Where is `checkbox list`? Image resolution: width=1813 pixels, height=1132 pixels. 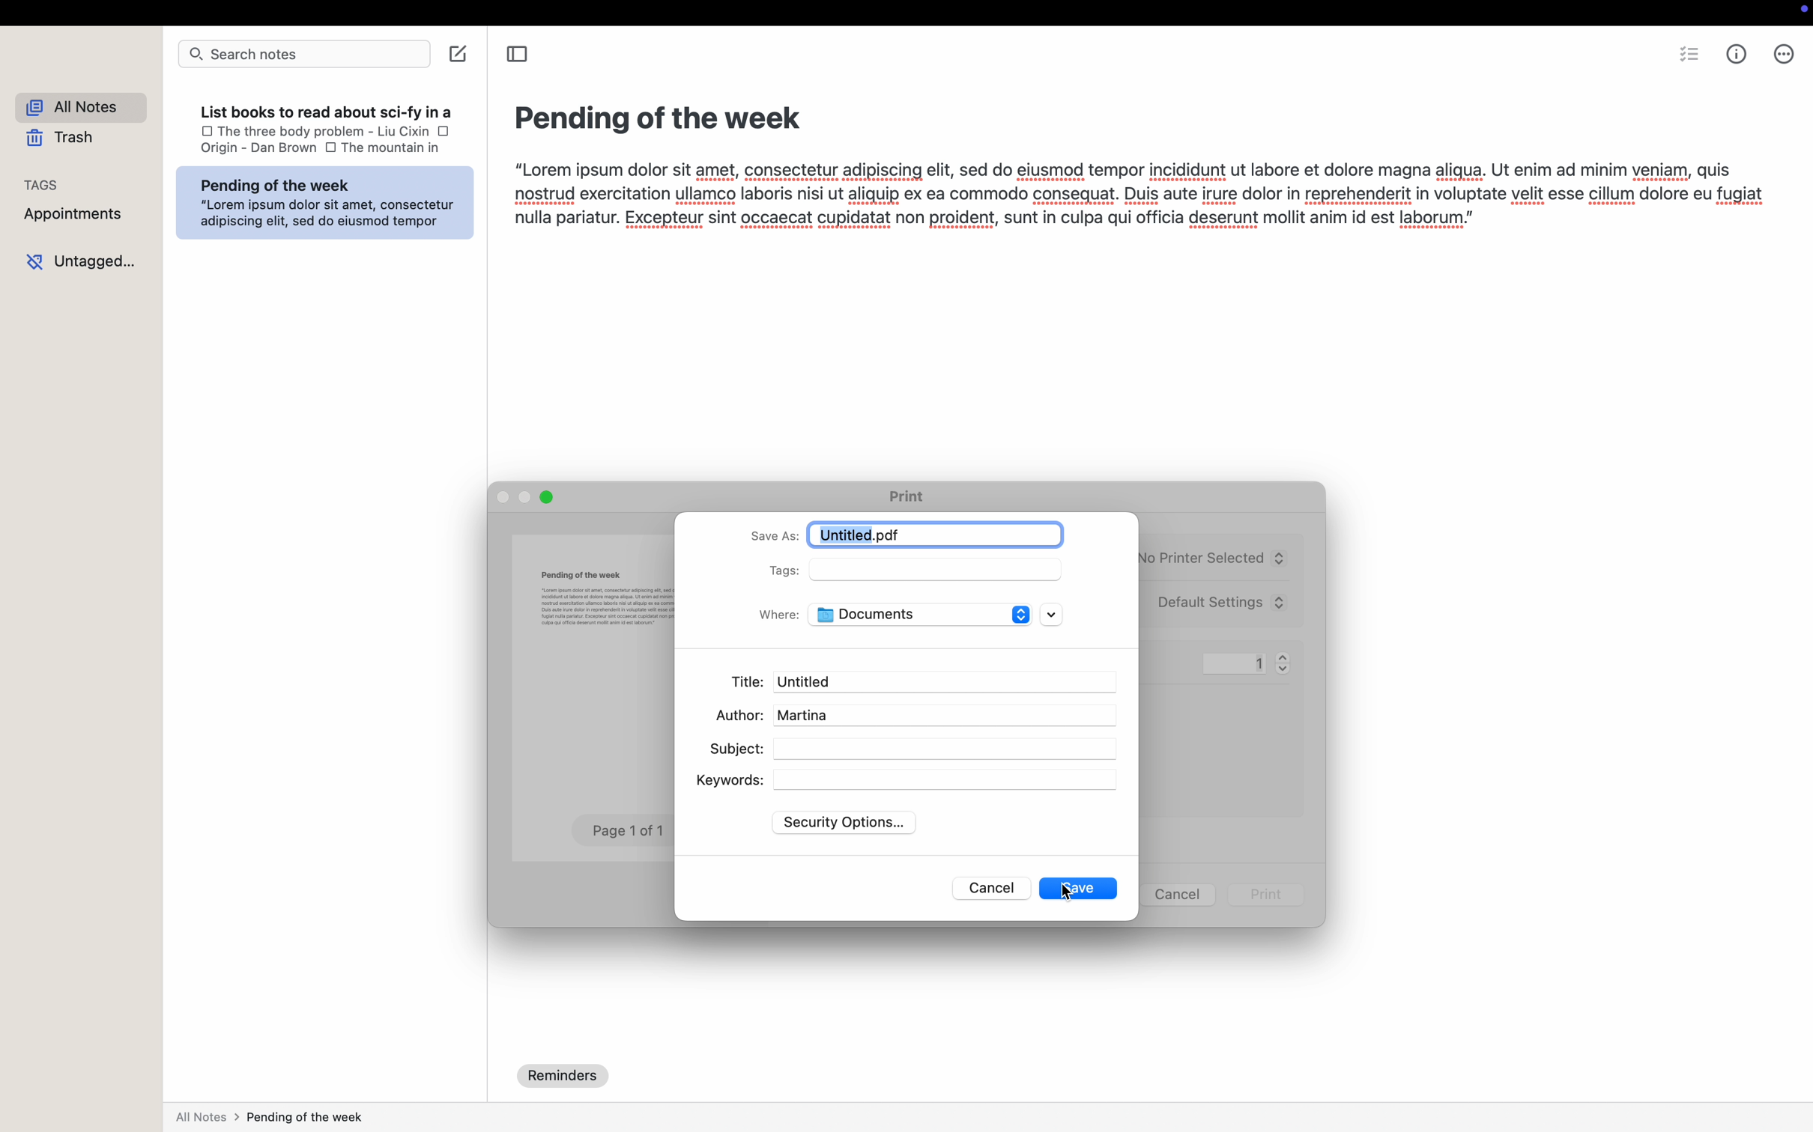
checkbox list is located at coordinates (1689, 58).